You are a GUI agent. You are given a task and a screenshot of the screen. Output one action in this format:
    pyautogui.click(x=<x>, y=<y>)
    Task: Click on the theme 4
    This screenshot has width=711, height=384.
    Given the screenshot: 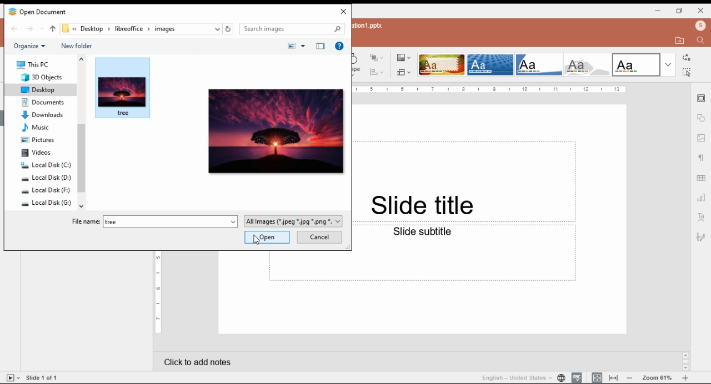 What is the action you would take?
    pyautogui.click(x=587, y=65)
    